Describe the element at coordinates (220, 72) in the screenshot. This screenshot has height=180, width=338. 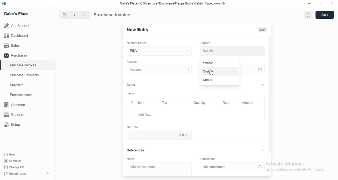
I see `Costco` at that location.